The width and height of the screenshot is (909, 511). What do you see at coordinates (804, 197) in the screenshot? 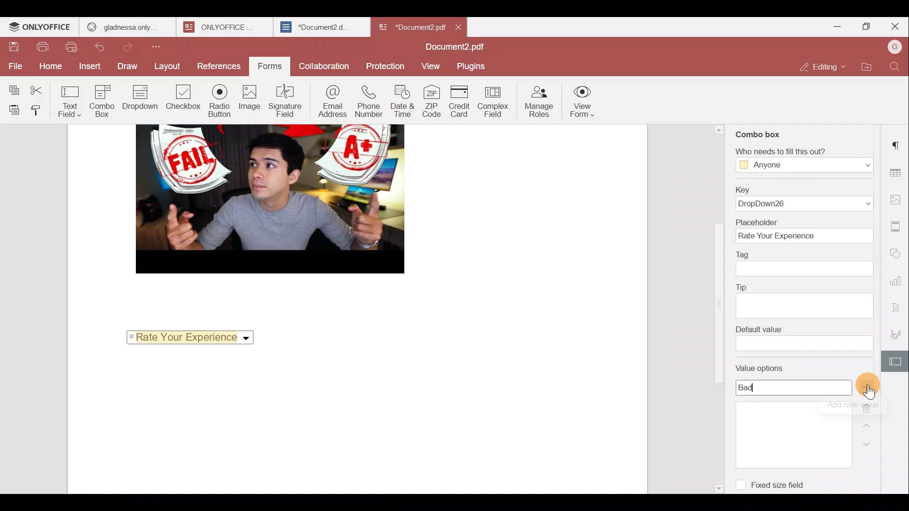
I see `Key` at bounding box center [804, 197].